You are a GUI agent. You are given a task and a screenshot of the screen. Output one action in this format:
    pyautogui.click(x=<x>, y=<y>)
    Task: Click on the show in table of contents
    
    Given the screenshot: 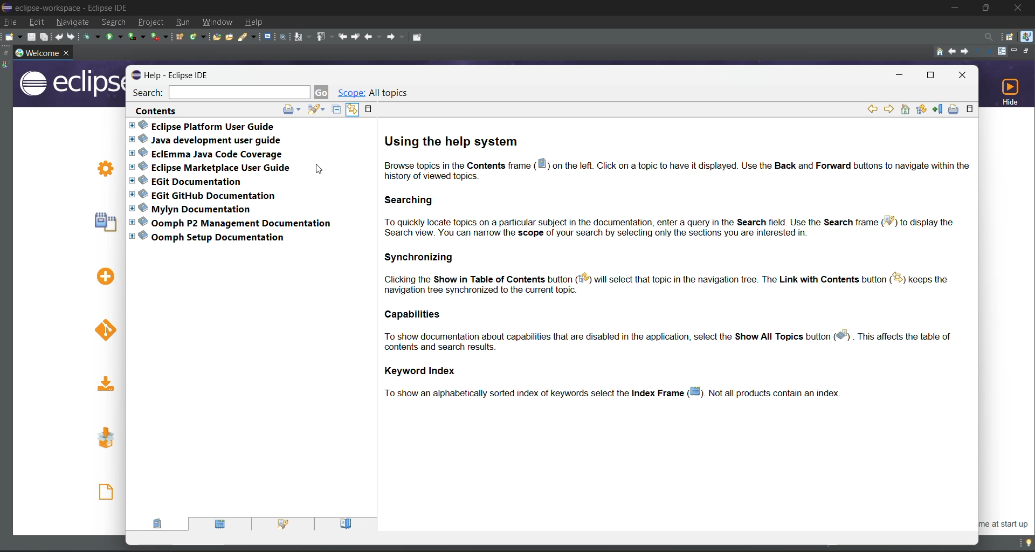 What is the action you would take?
    pyautogui.click(x=922, y=110)
    